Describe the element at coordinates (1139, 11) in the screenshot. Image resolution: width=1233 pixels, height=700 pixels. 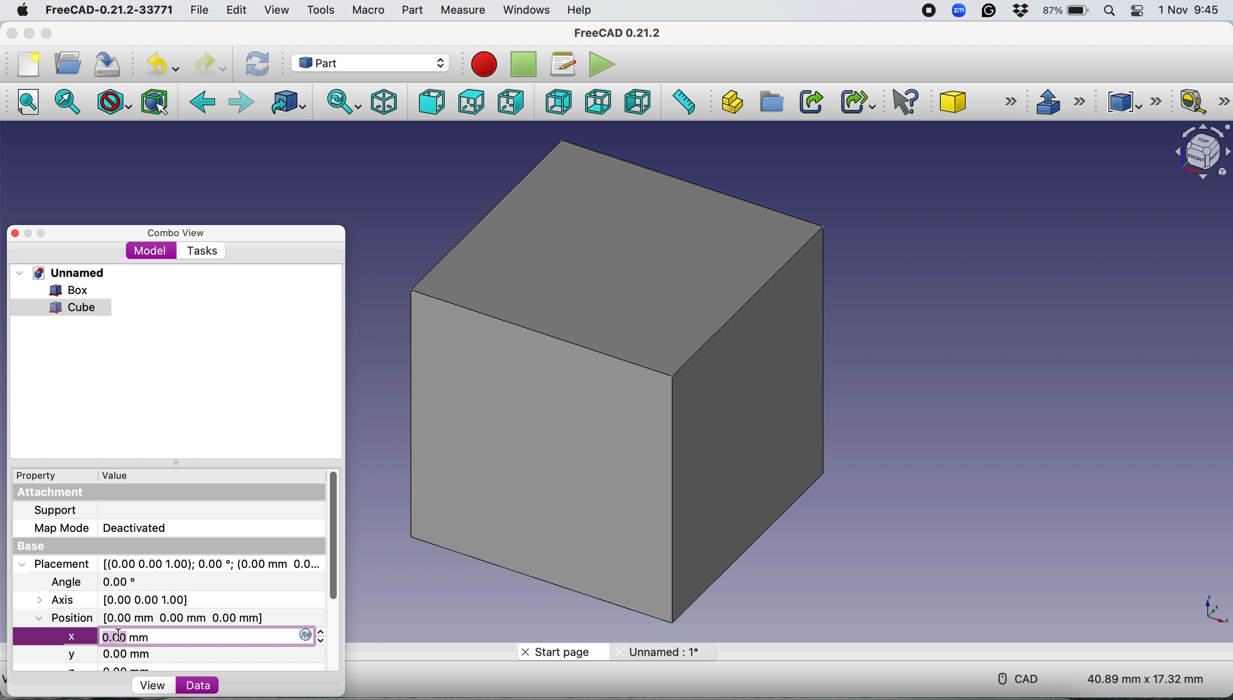
I see `Control center` at that location.